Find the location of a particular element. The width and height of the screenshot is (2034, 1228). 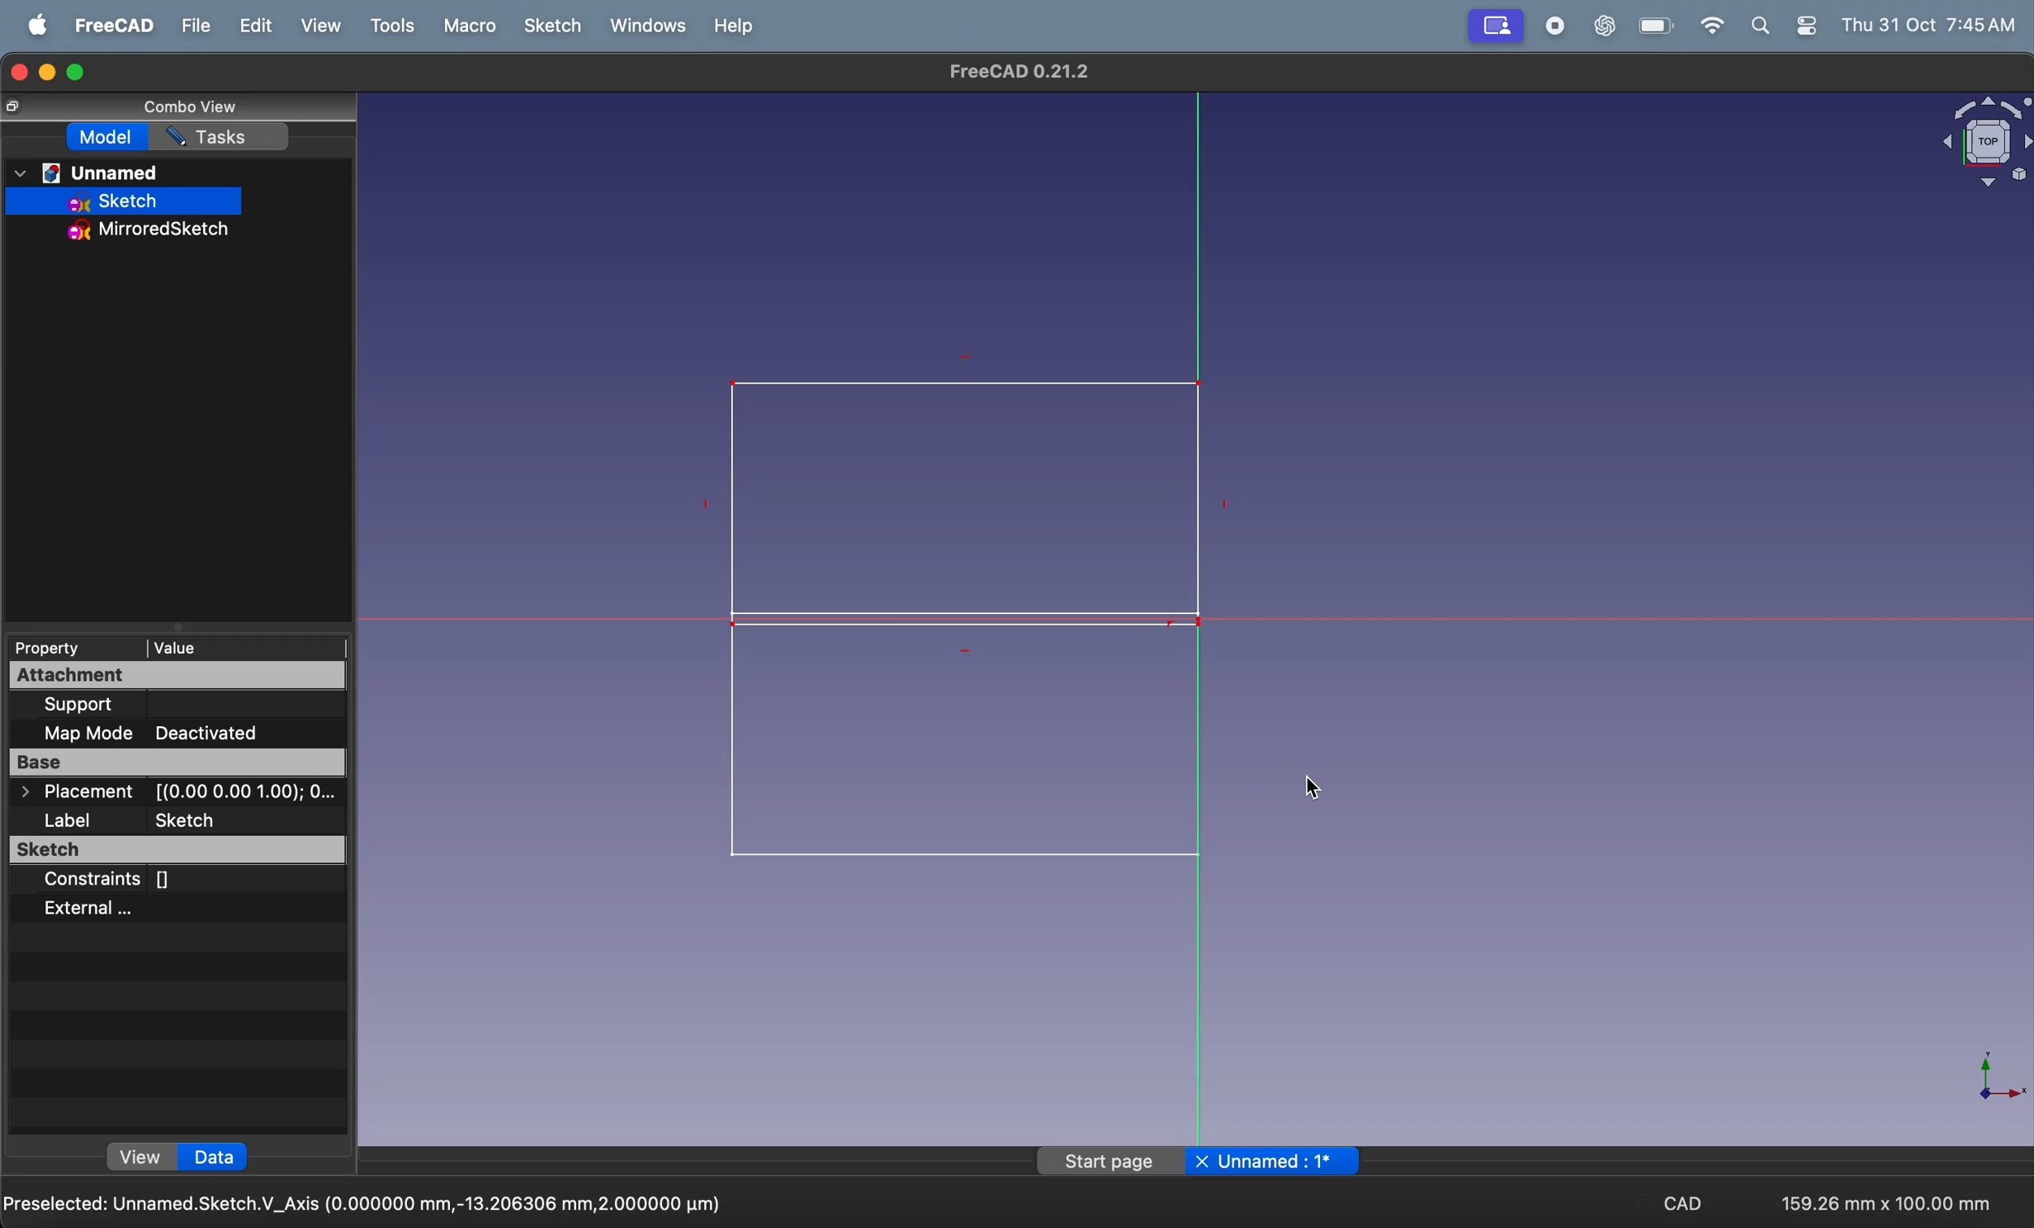

unnamed is located at coordinates (106, 172).